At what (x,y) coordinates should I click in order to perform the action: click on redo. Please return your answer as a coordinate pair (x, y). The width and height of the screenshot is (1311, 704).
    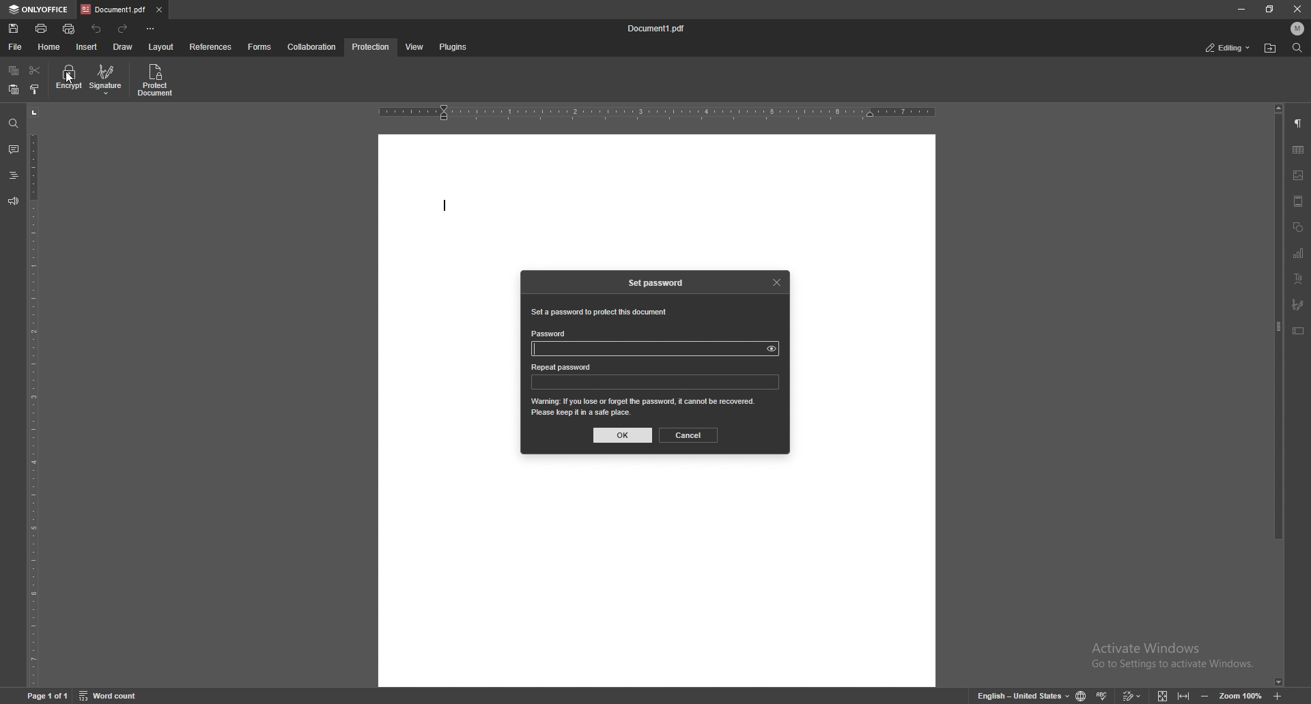
    Looking at the image, I should click on (125, 29).